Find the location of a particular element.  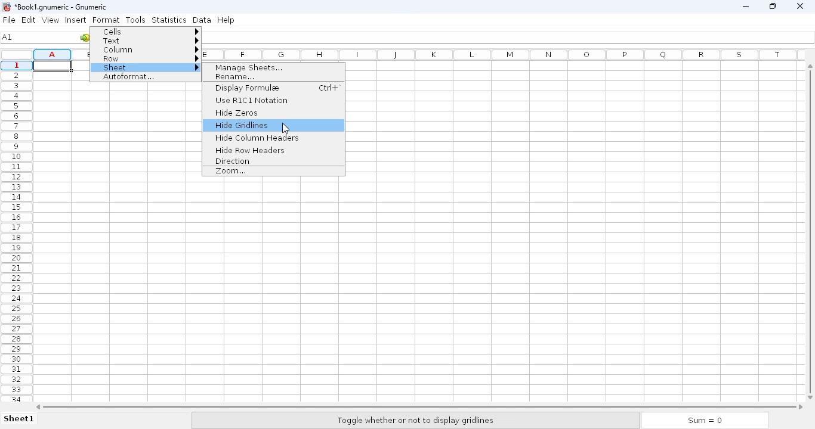

help is located at coordinates (226, 20).